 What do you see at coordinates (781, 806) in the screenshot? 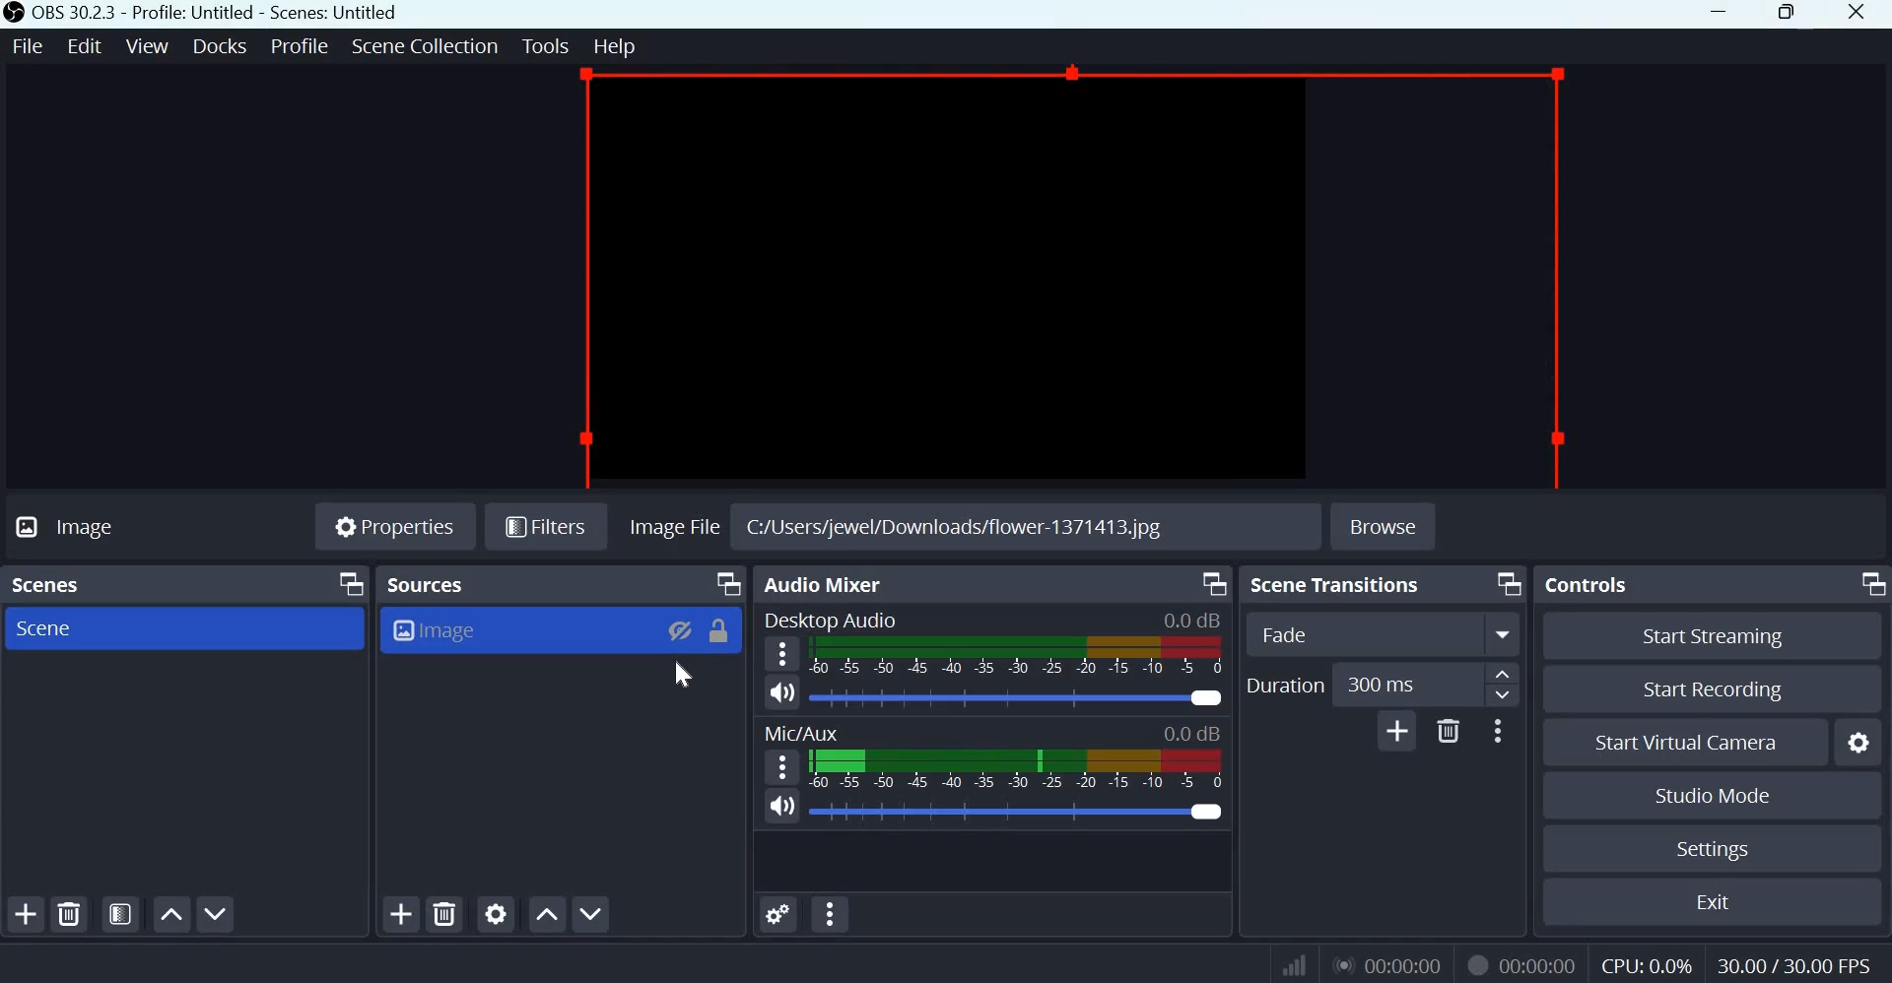
I see `Speaker icon` at bounding box center [781, 806].